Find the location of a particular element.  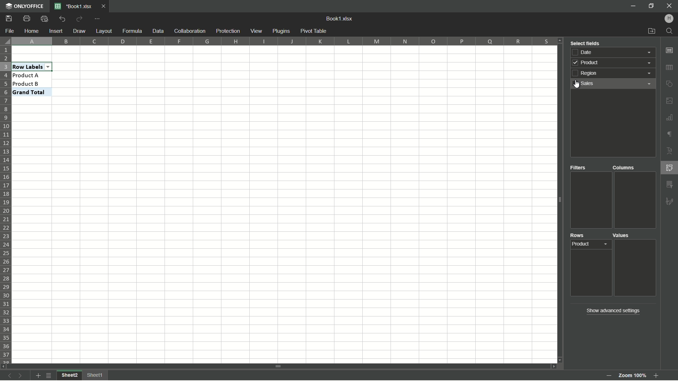

insert pivot table is located at coordinates (670, 168).